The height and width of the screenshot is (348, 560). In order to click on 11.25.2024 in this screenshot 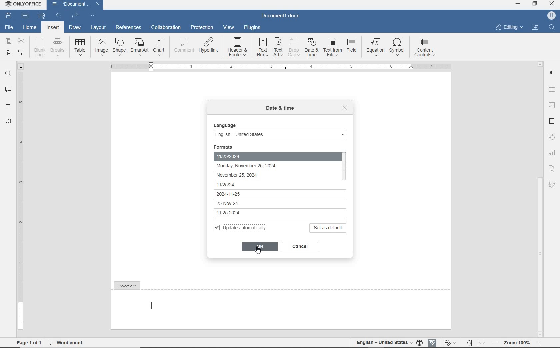, I will do `click(257, 213)`.